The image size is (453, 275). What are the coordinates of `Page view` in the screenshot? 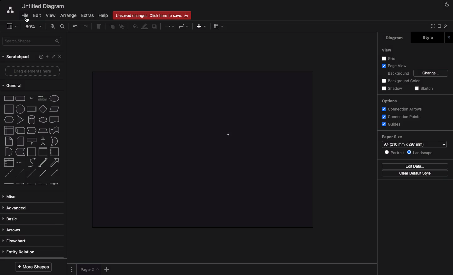 It's located at (393, 65).